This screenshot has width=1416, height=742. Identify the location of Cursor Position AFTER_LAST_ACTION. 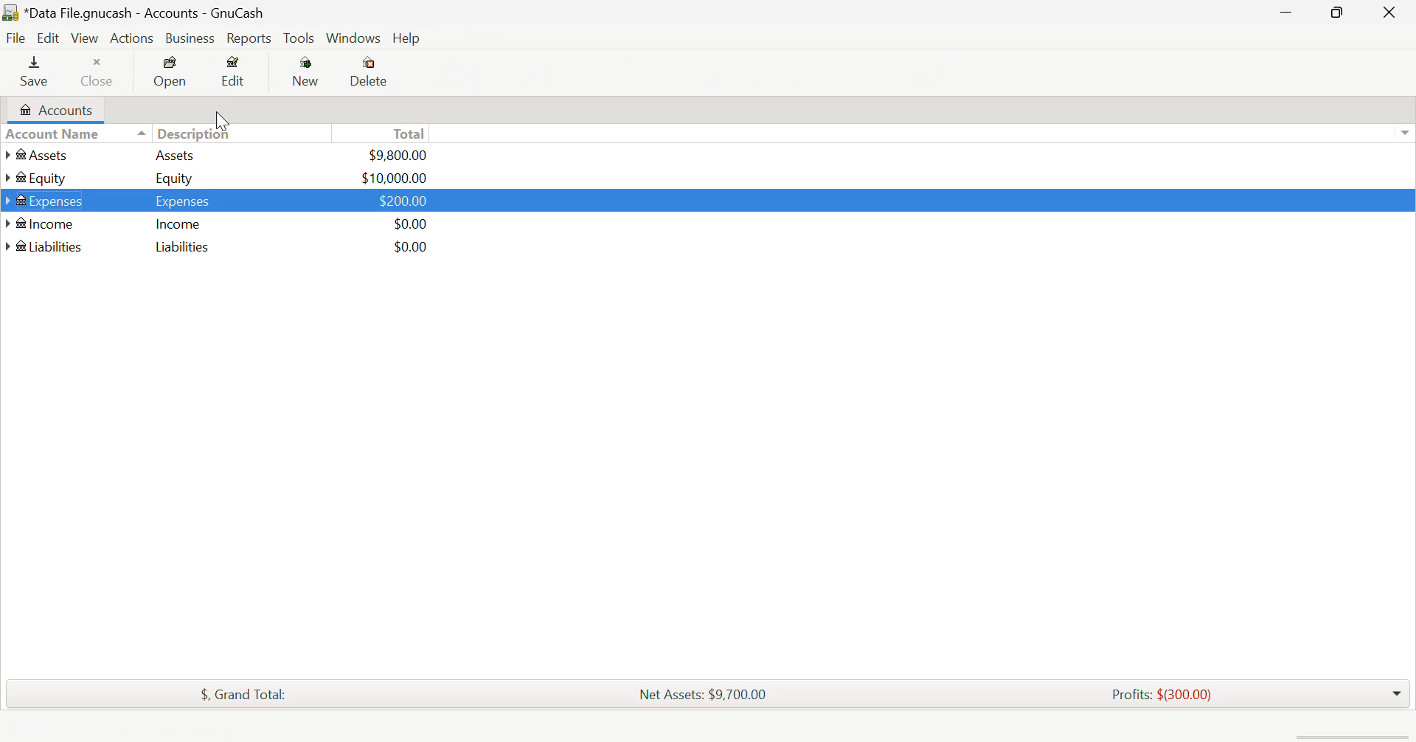
(221, 119).